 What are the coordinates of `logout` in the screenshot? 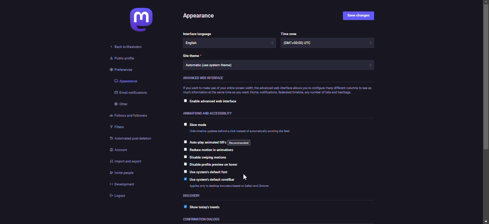 It's located at (116, 196).